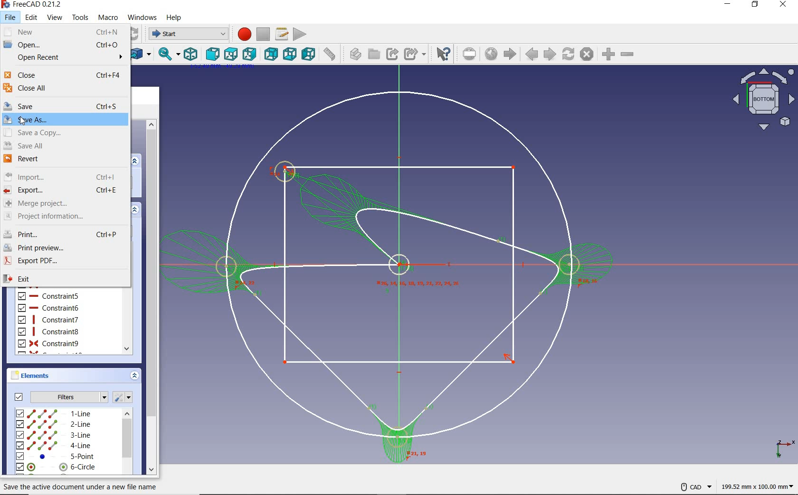 Image resolution: width=798 pixels, height=495 pixels. Describe the element at coordinates (64, 46) in the screenshot. I see `open` at that location.